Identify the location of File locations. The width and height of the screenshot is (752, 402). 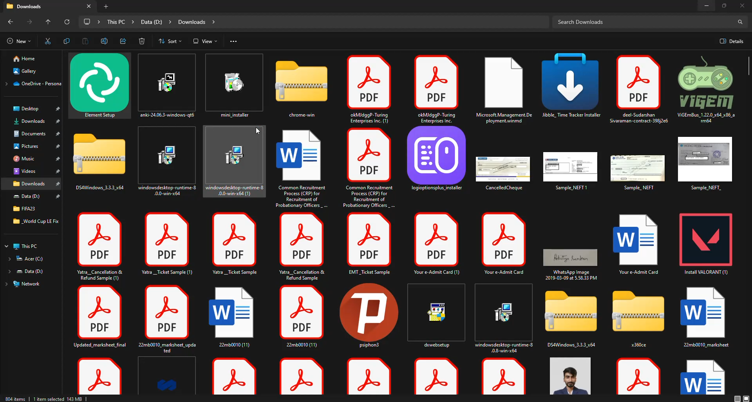
(33, 172).